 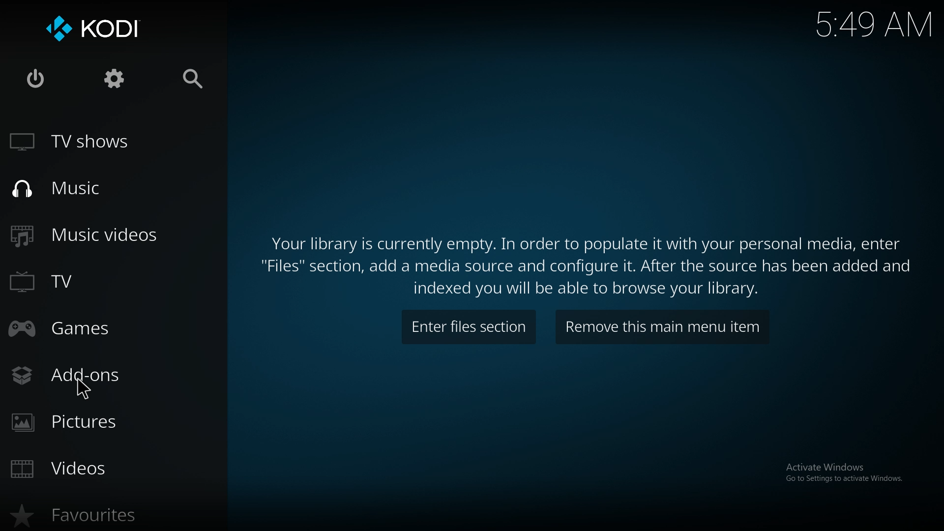 What do you see at coordinates (115, 78) in the screenshot?
I see `settings` at bounding box center [115, 78].